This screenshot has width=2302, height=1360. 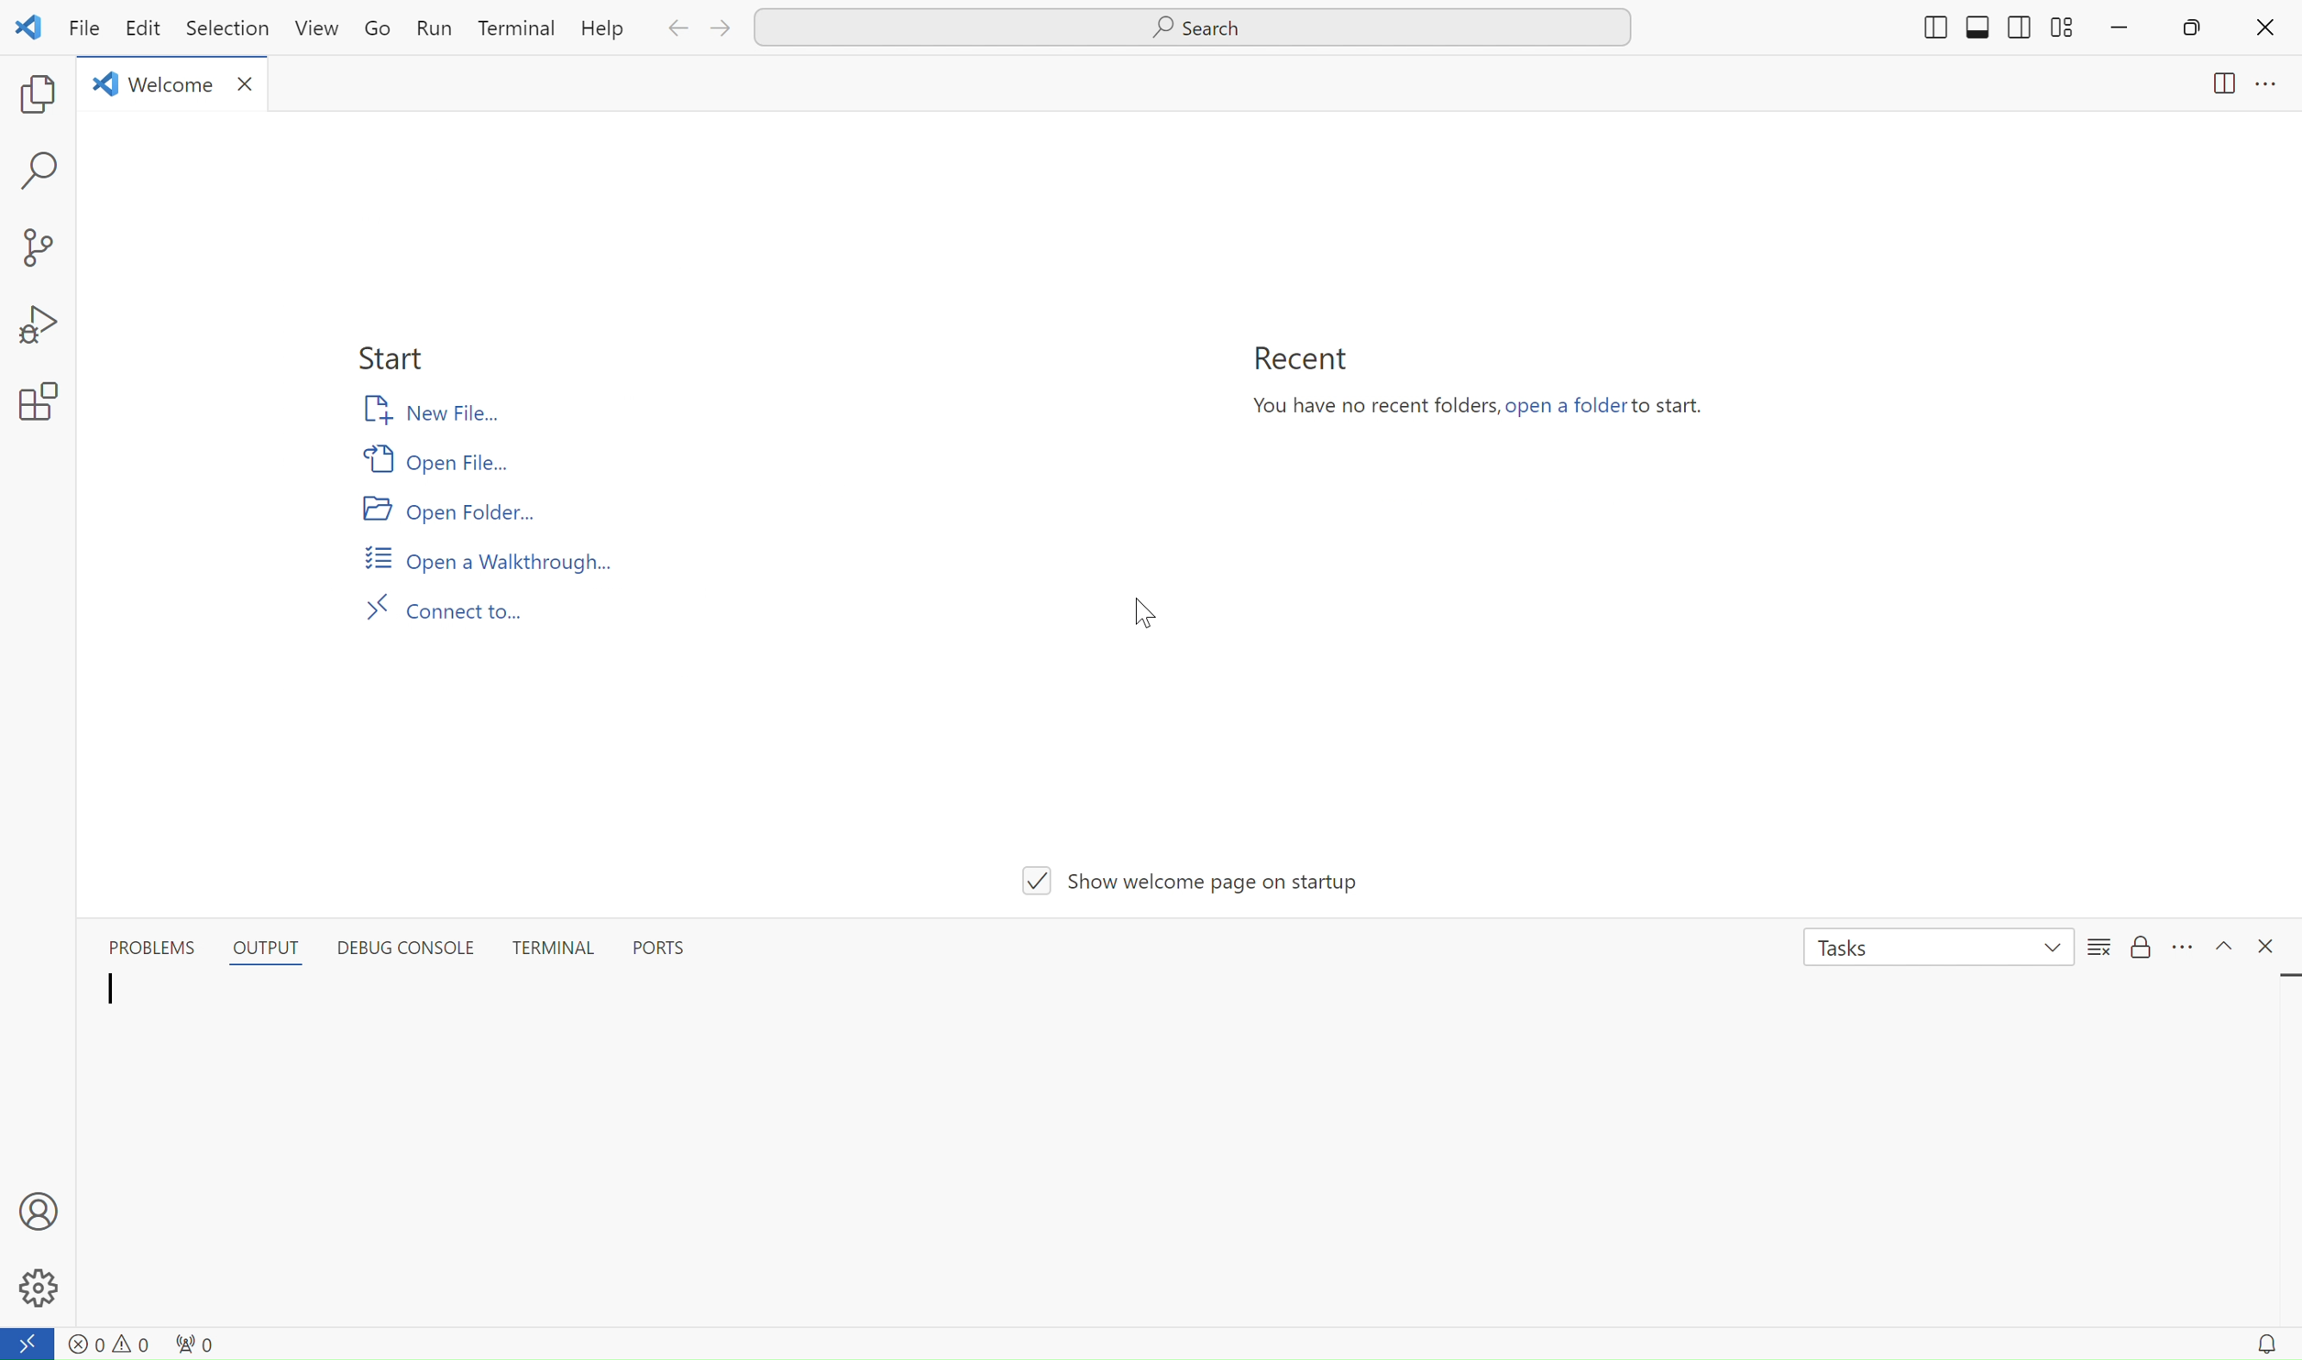 What do you see at coordinates (436, 414) in the screenshot?
I see `New File` at bounding box center [436, 414].